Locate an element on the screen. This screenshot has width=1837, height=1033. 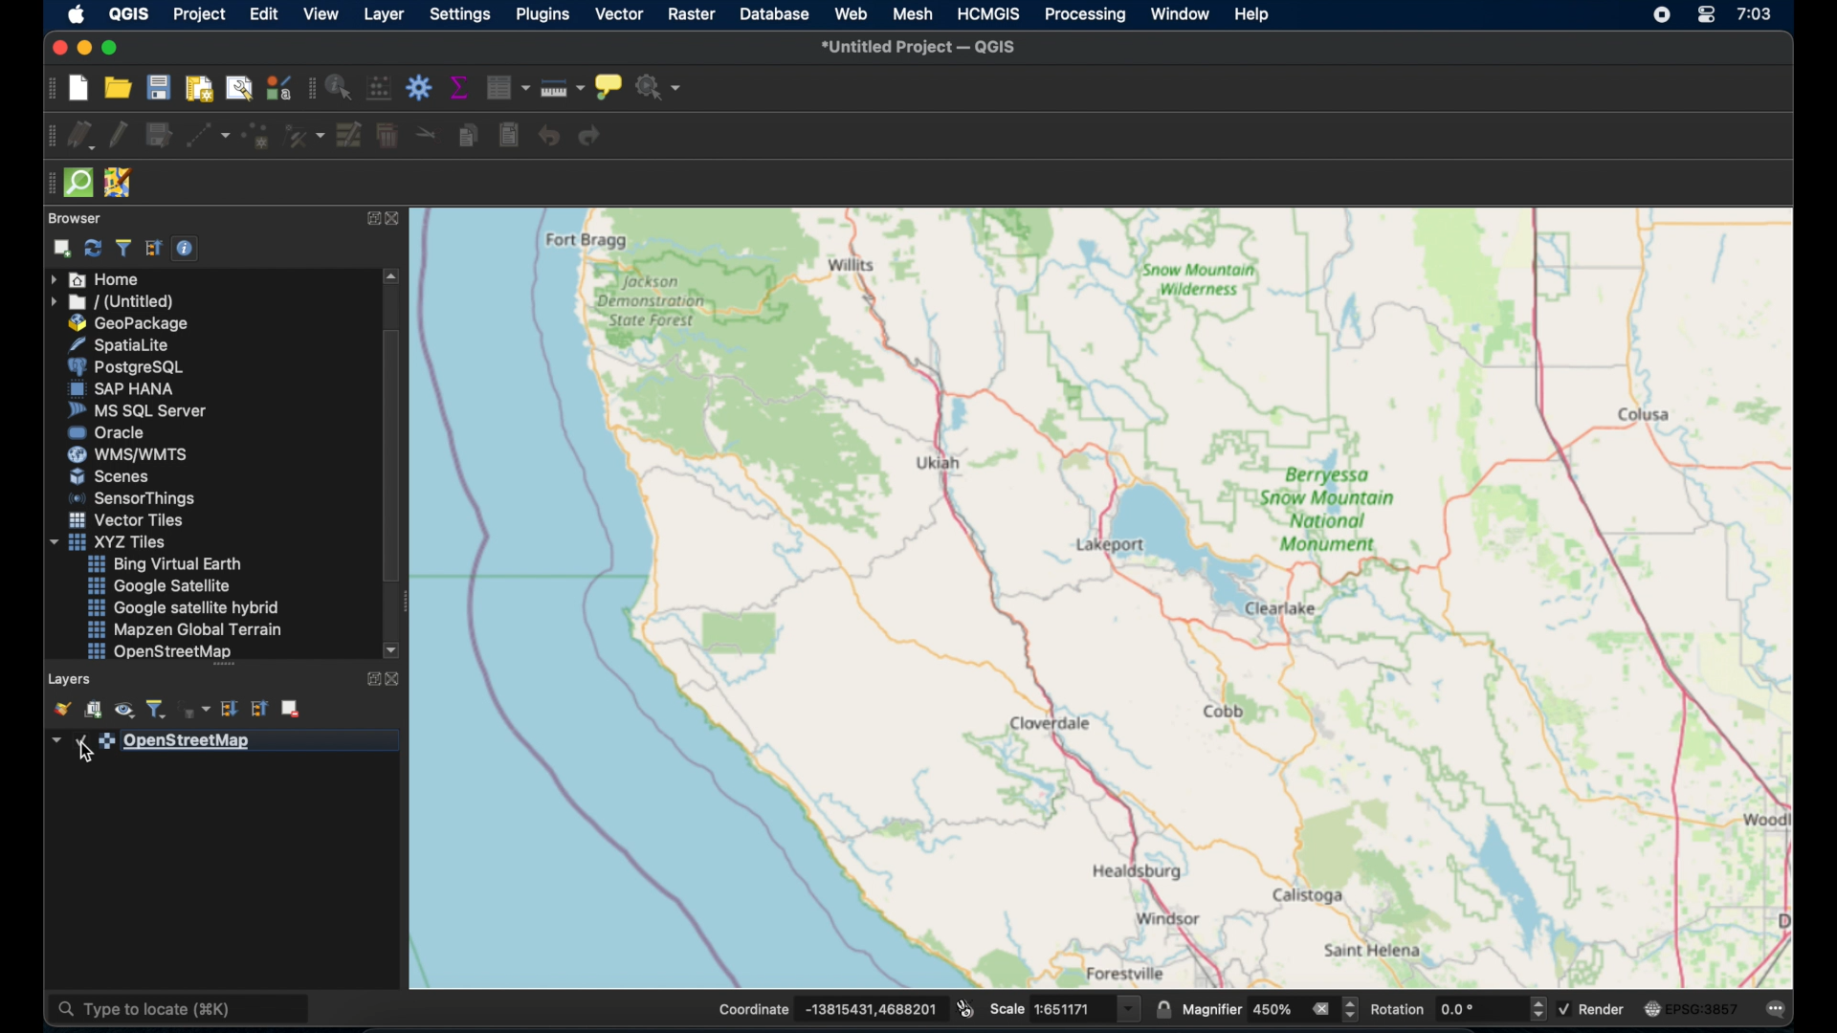
sensor things is located at coordinates (133, 498).